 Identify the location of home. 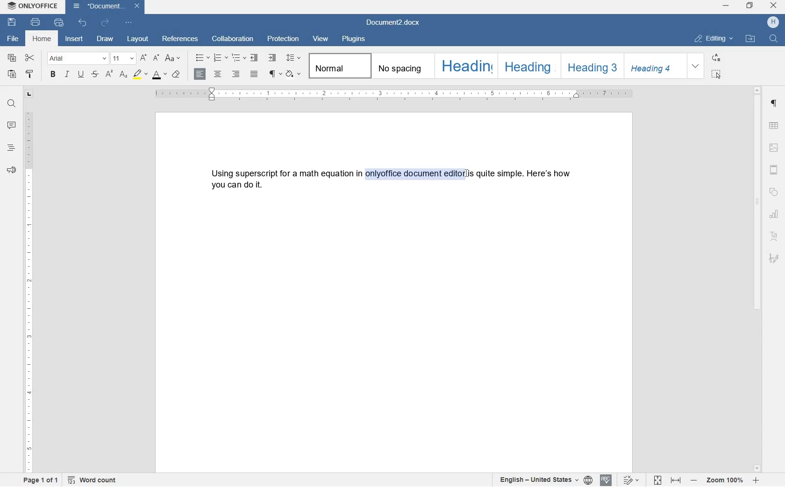
(43, 38).